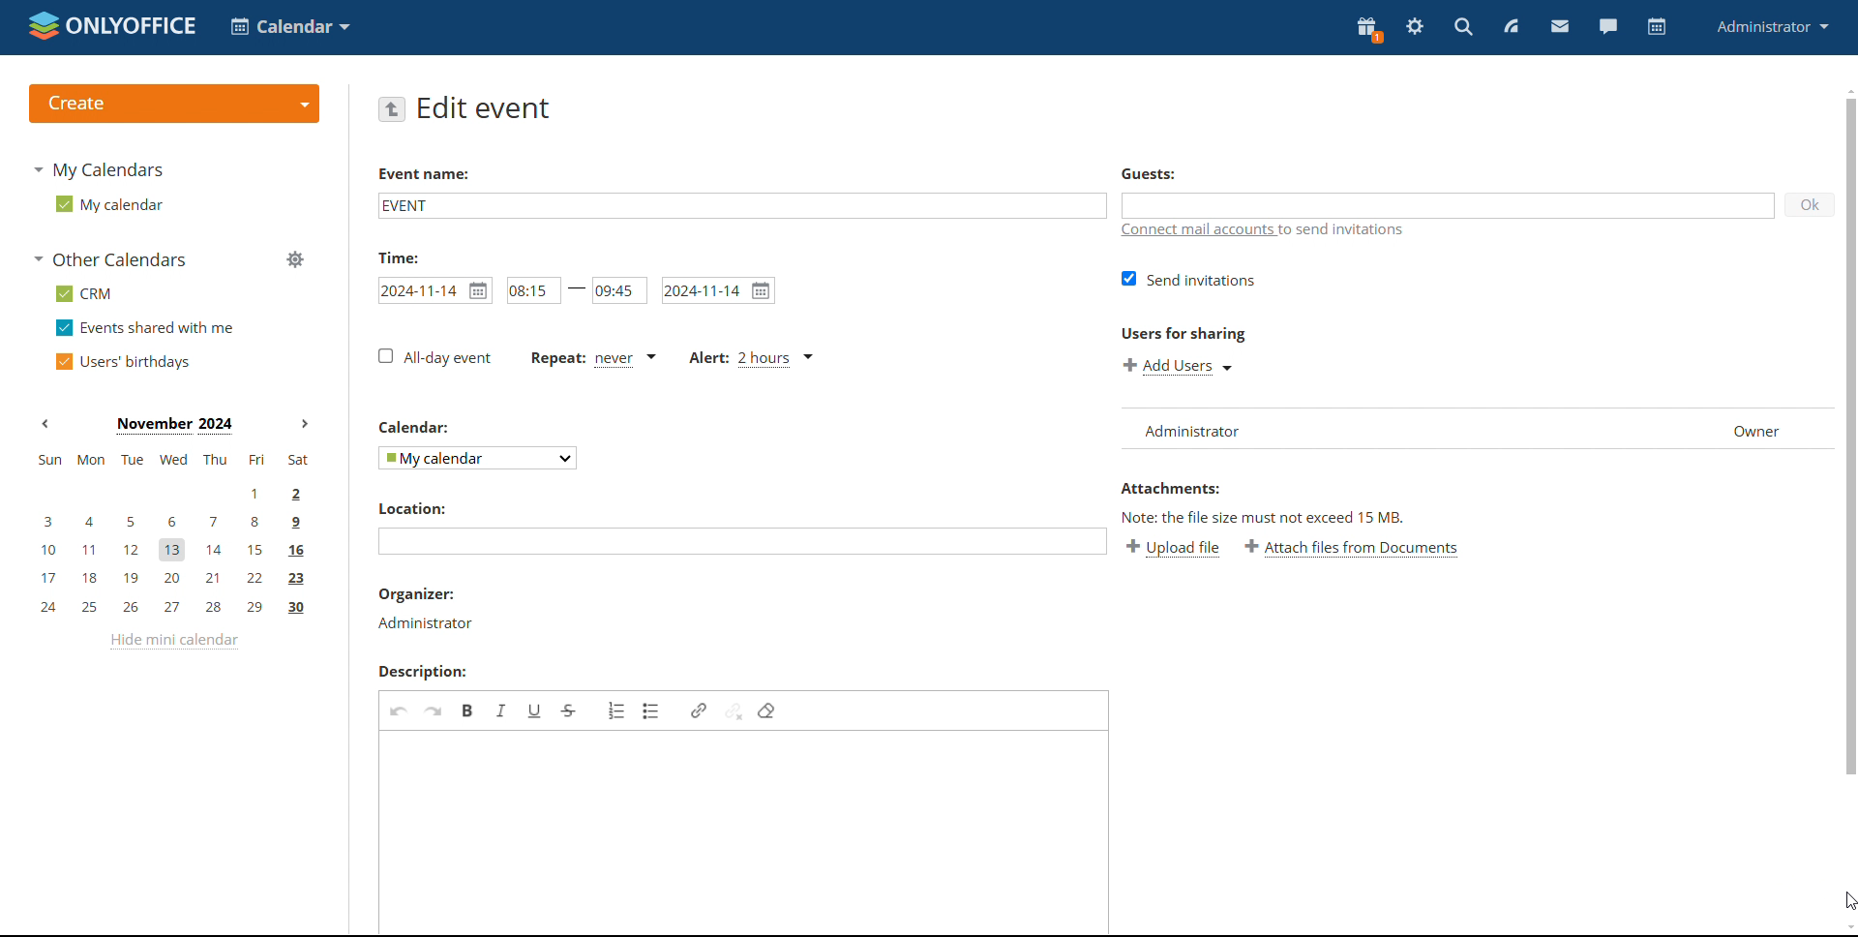 The image size is (1858, 937). What do you see at coordinates (419, 429) in the screenshot?
I see `calendar label` at bounding box center [419, 429].